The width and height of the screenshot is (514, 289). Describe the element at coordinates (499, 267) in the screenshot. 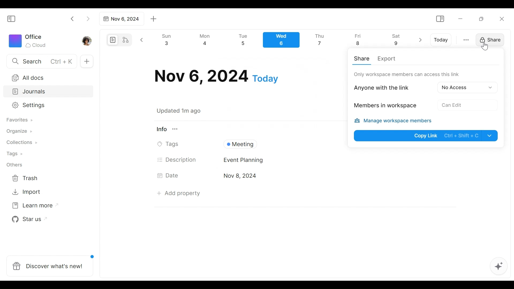

I see `AFFiNE AI` at that location.